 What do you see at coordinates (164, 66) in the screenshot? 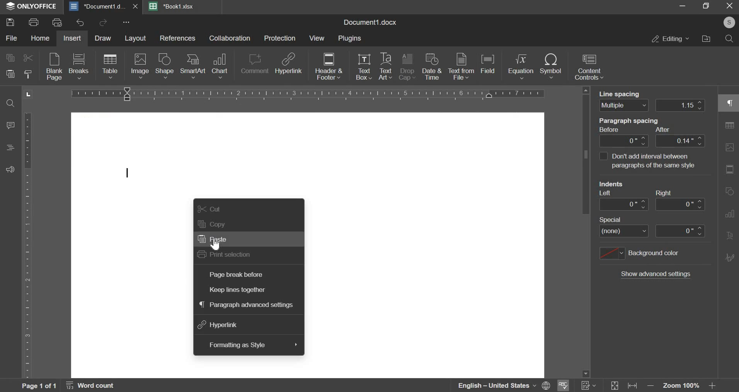
I see `shape` at bounding box center [164, 66].